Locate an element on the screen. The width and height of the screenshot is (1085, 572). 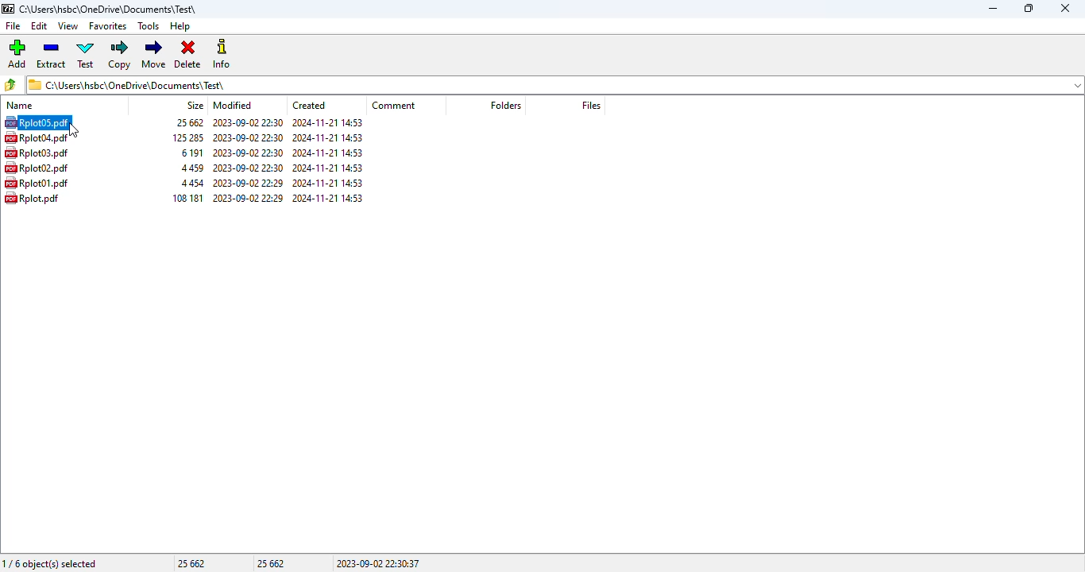
rplot01 is located at coordinates (37, 183).